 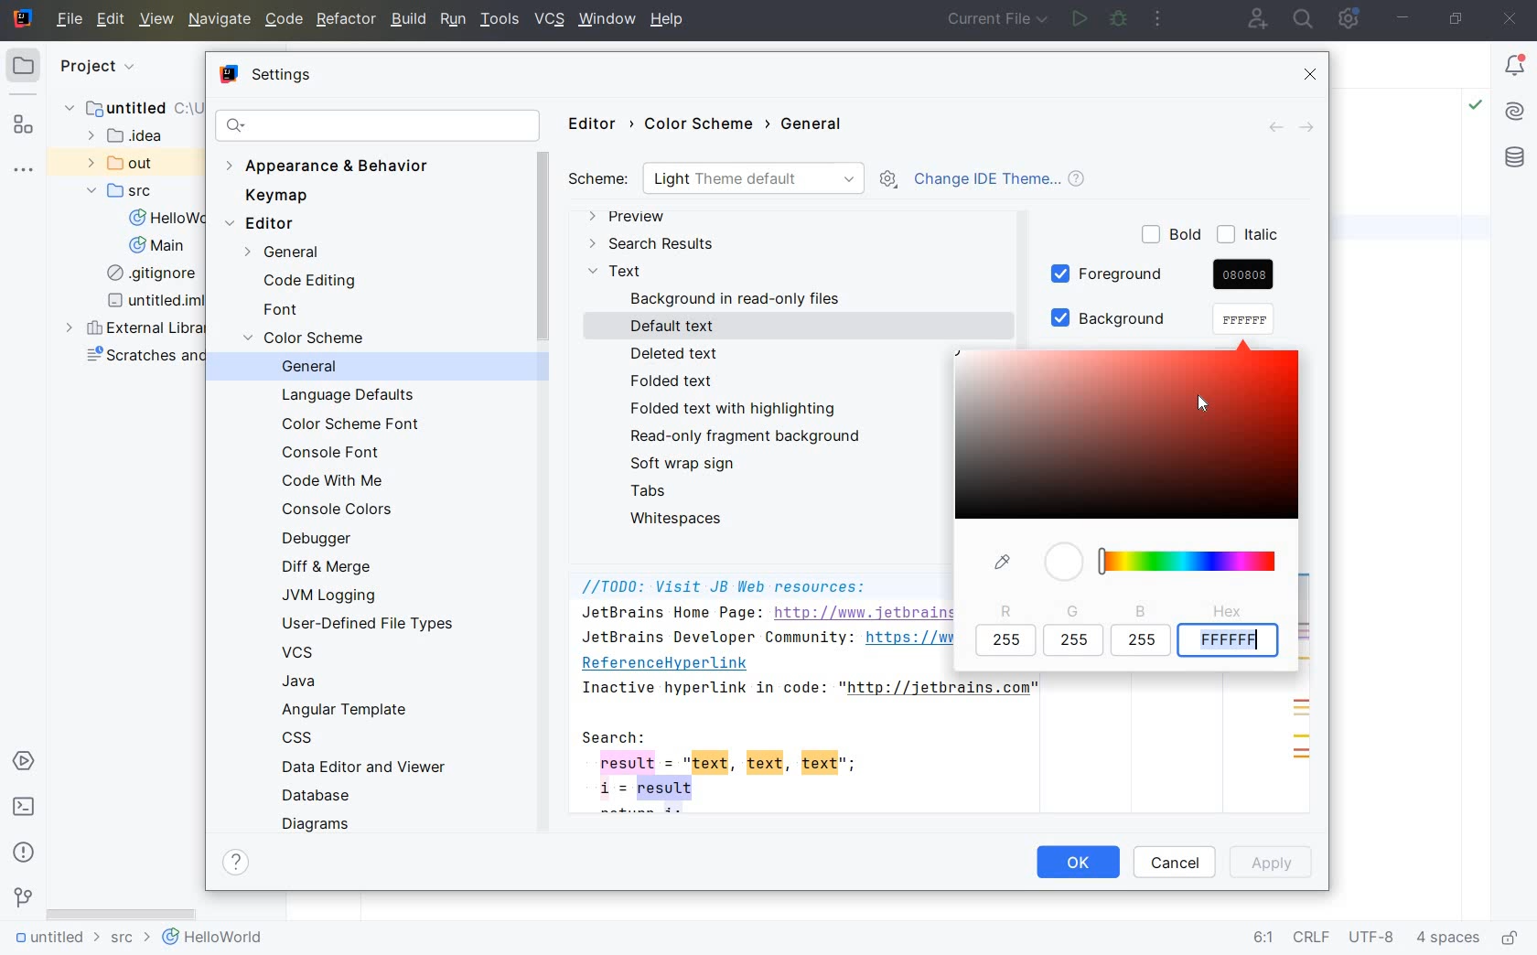 What do you see at coordinates (53, 940) in the screenshot?
I see `untitled` at bounding box center [53, 940].